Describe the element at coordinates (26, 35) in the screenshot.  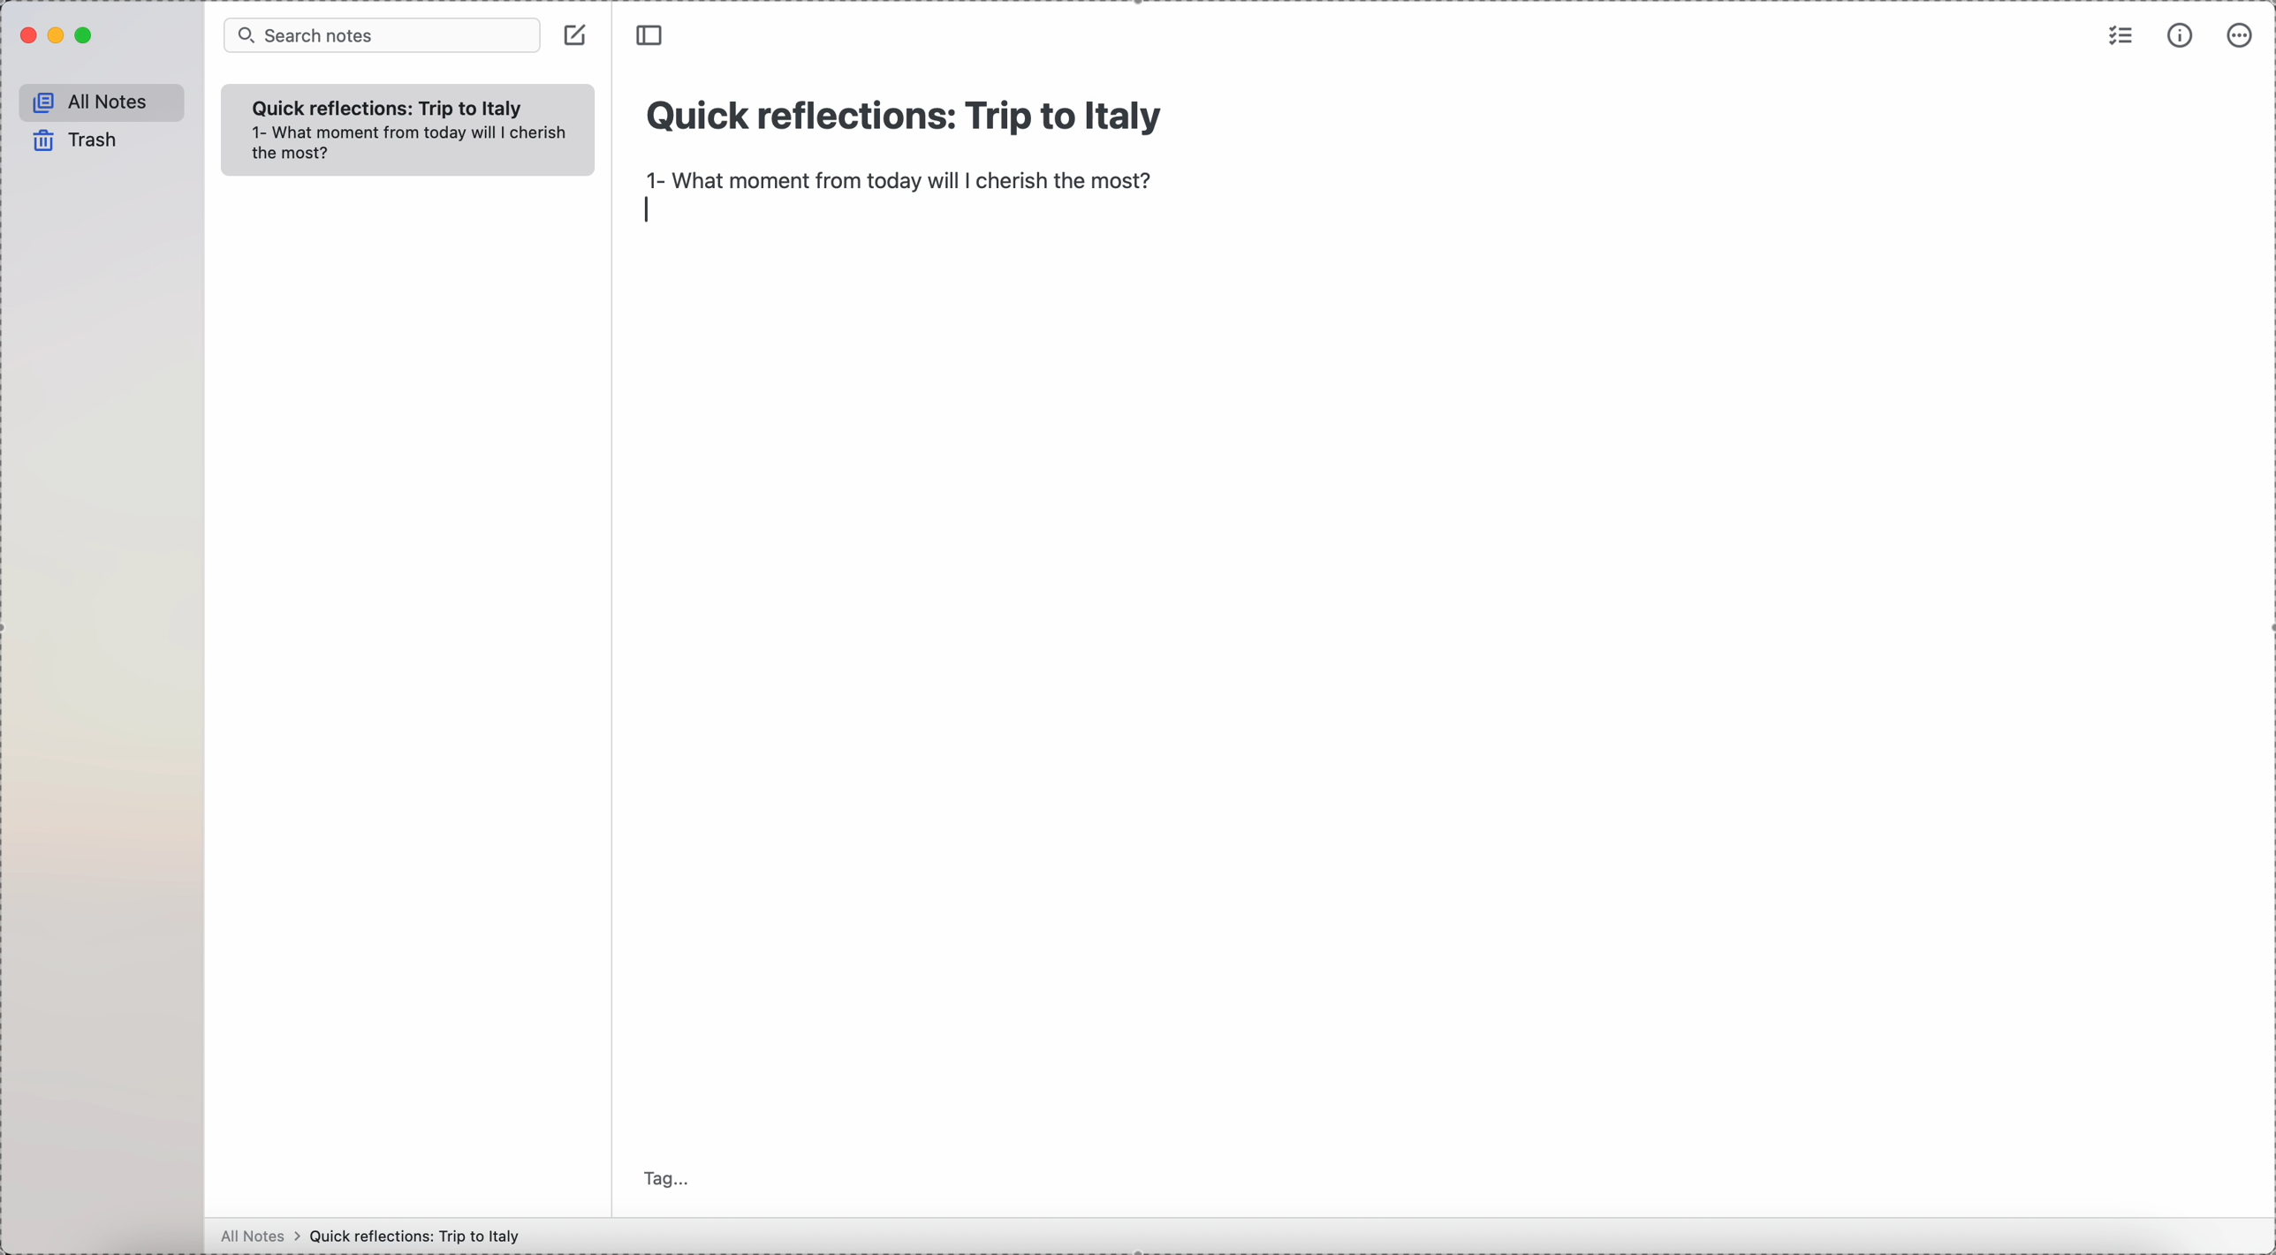
I see `close Simplenote` at that location.